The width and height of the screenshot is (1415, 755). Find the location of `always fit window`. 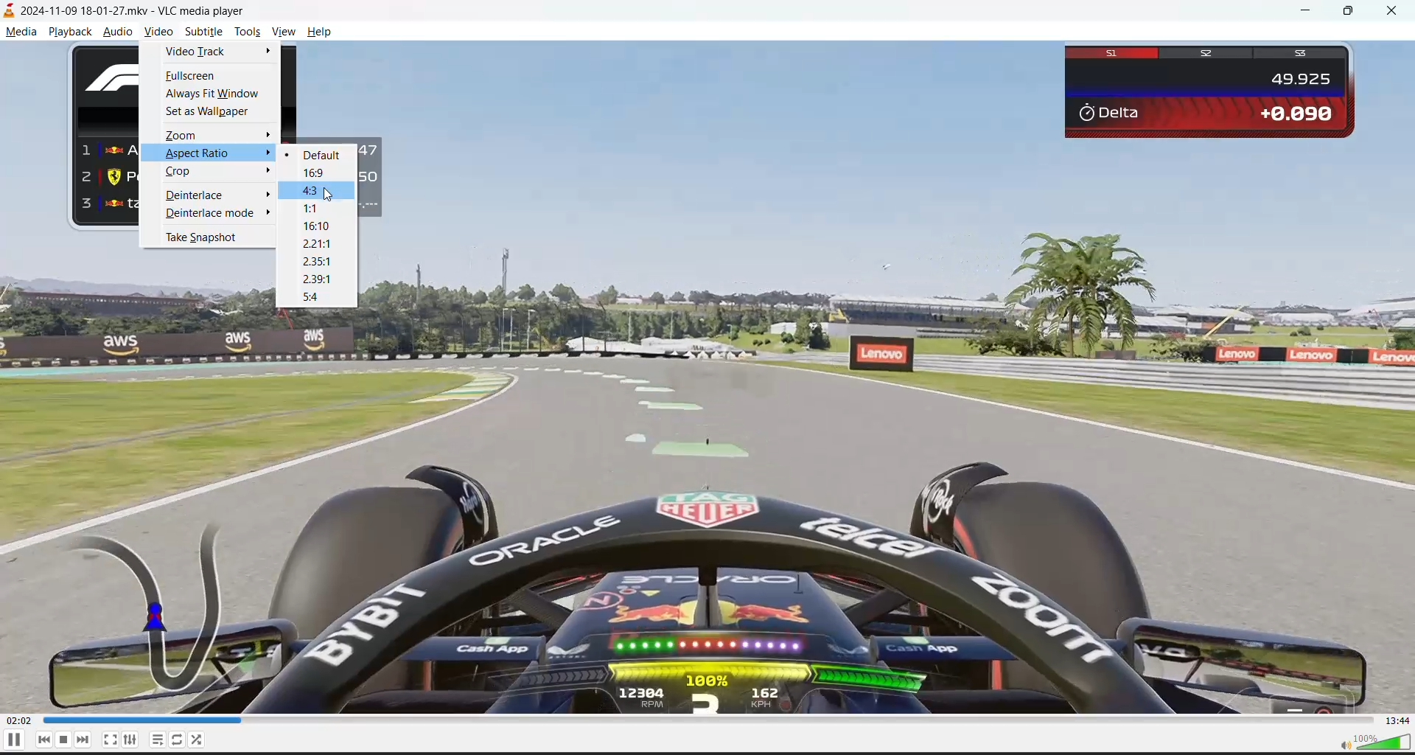

always fit window is located at coordinates (216, 95).